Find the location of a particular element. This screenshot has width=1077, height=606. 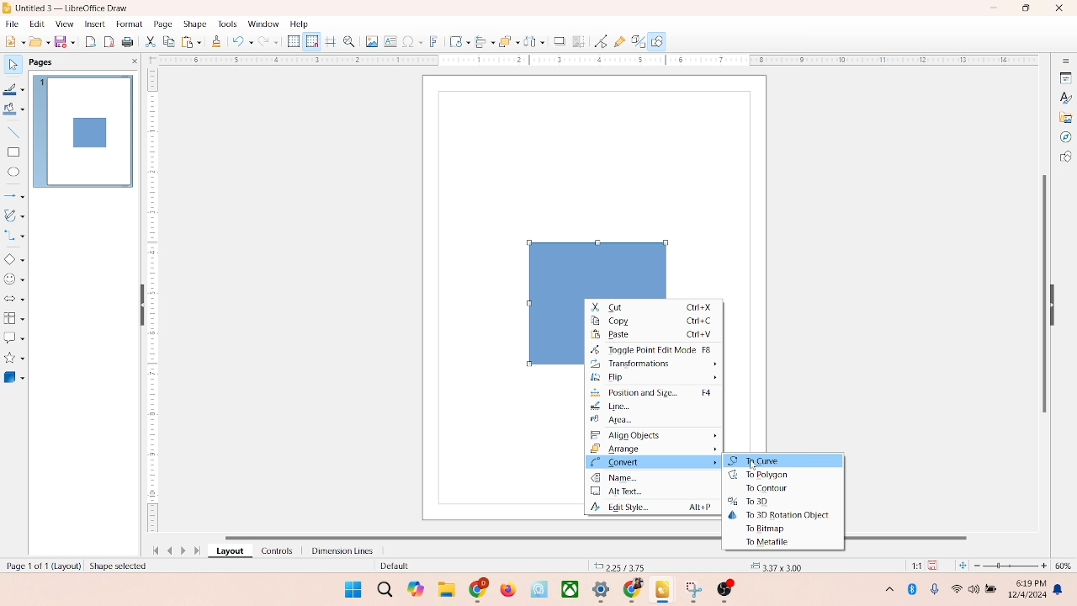

shape selected is located at coordinates (119, 564).